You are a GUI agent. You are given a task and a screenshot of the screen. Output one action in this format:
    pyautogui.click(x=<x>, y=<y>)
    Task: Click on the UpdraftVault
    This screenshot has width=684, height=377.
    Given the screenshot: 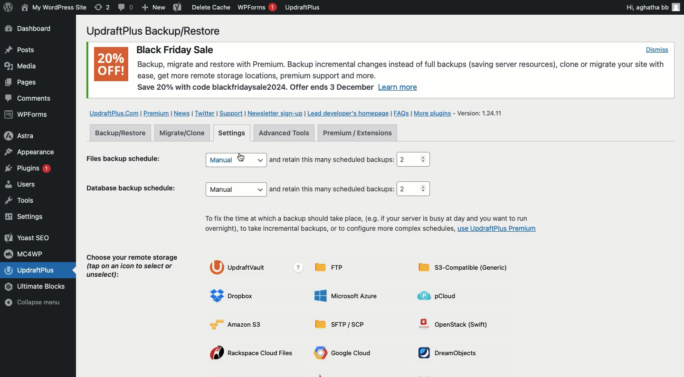 What is the action you would take?
    pyautogui.click(x=258, y=268)
    